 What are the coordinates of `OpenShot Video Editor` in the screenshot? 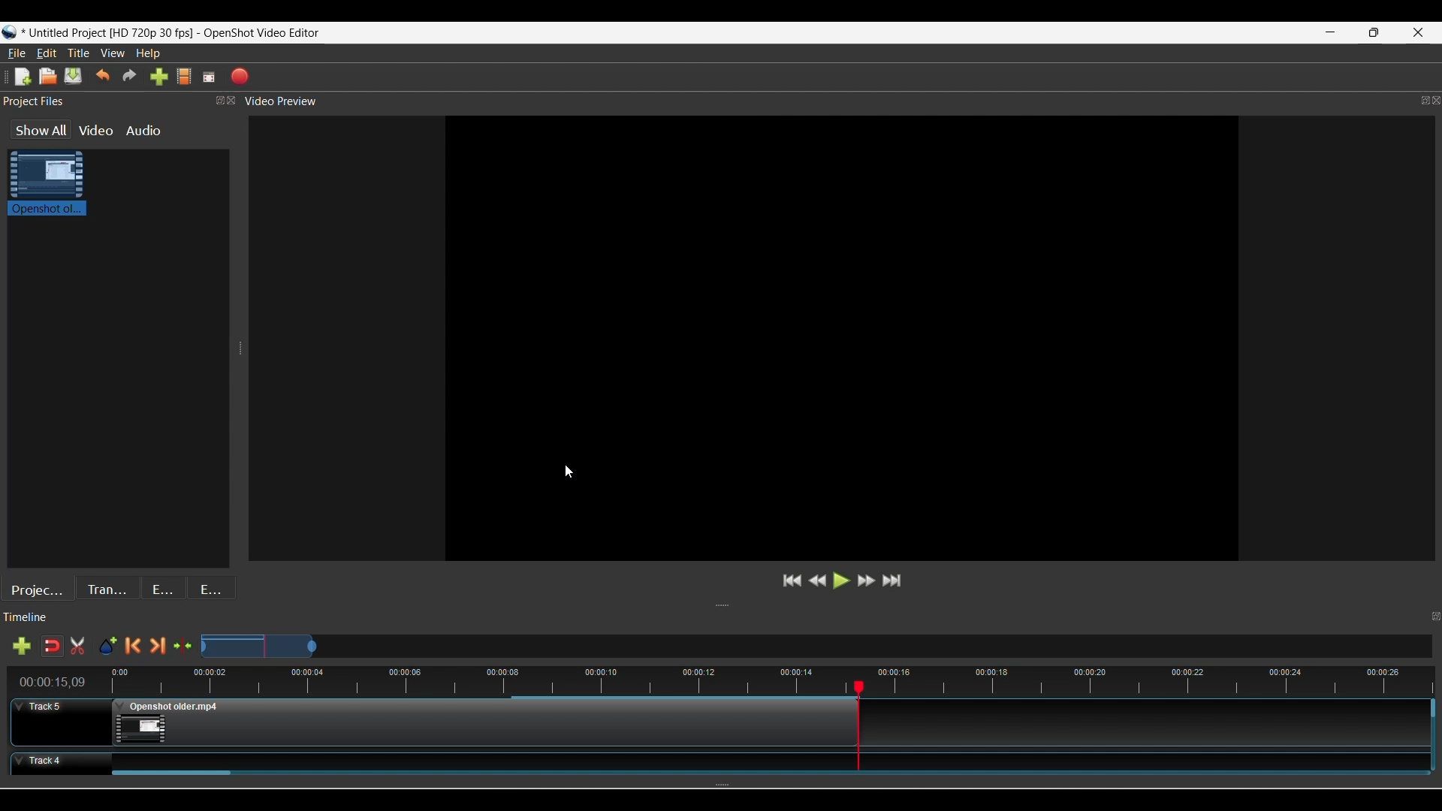 It's located at (264, 34).